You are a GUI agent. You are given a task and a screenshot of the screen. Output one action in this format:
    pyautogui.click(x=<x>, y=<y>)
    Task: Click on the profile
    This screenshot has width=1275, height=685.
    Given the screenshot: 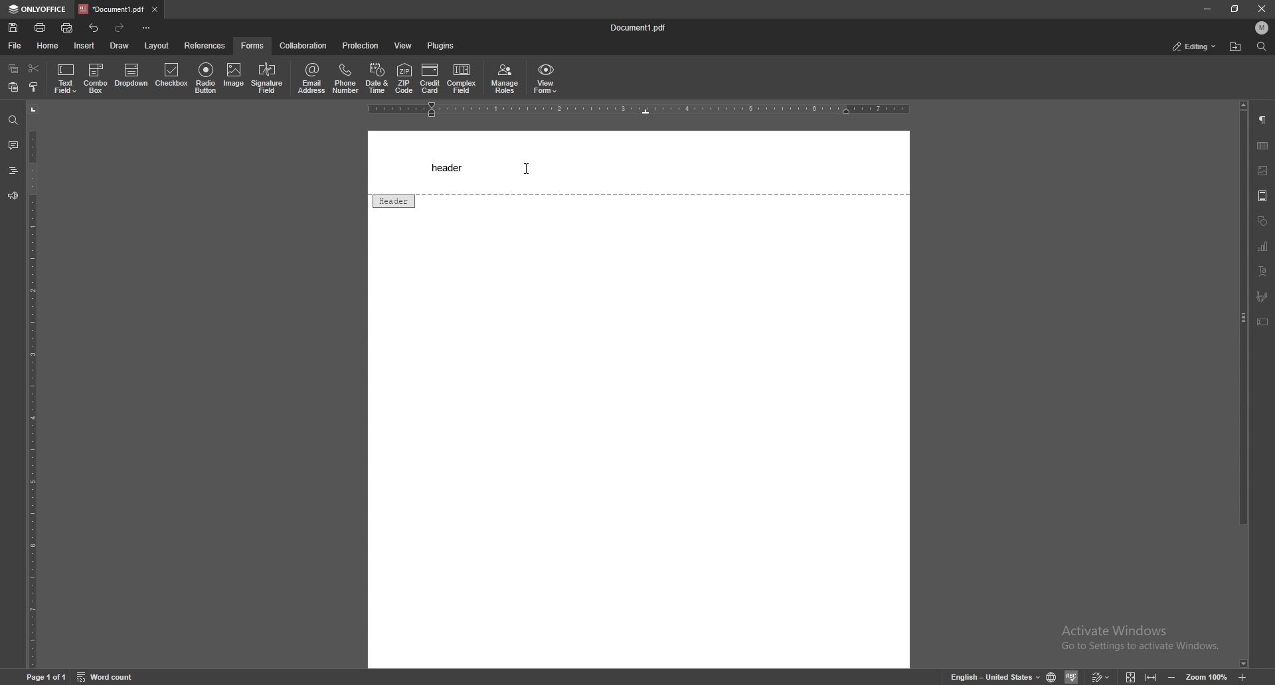 What is the action you would take?
    pyautogui.click(x=1262, y=27)
    